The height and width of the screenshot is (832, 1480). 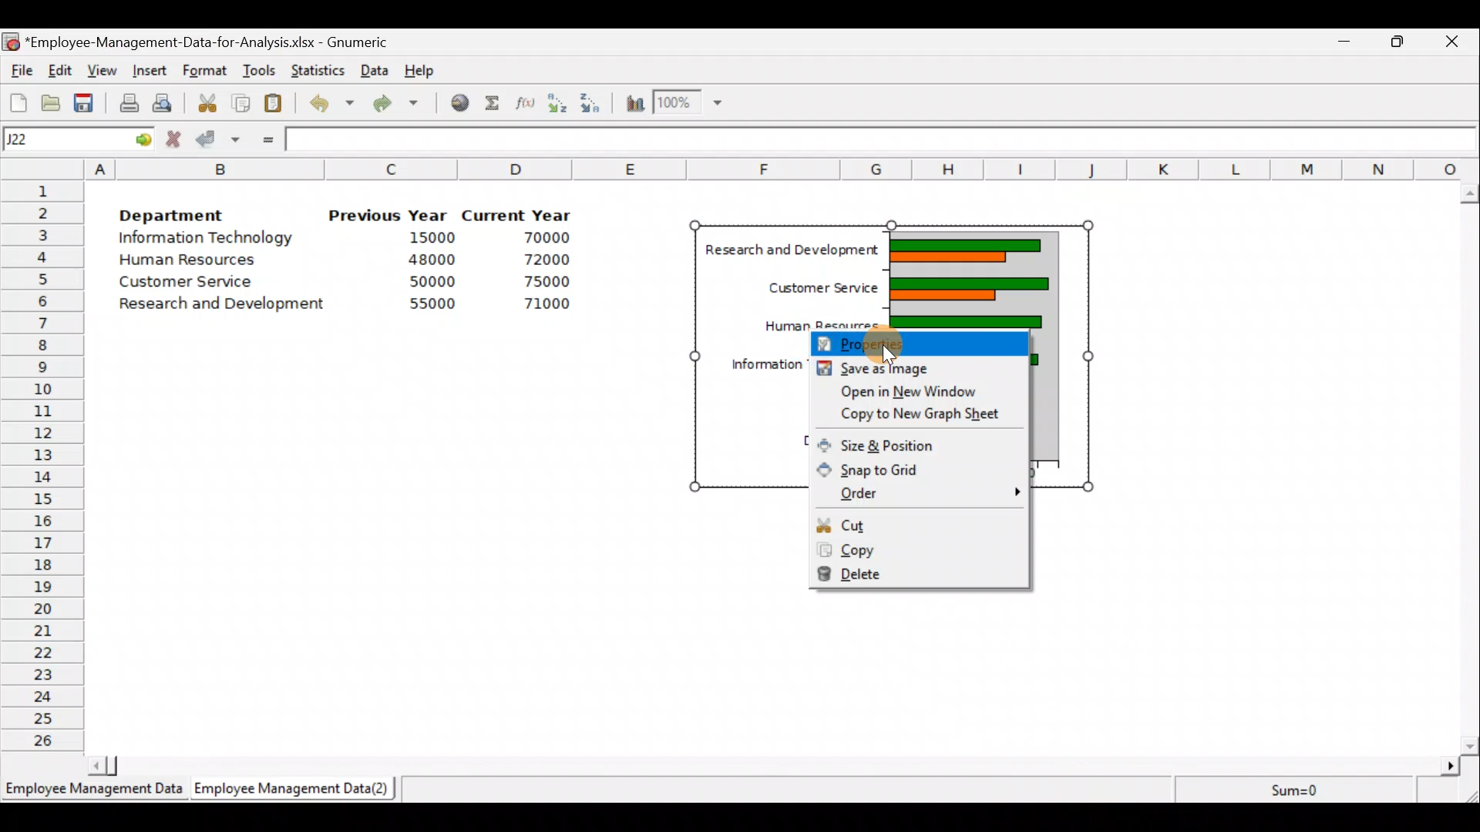 I want to click on Current Year, so click(x=516, y=212).